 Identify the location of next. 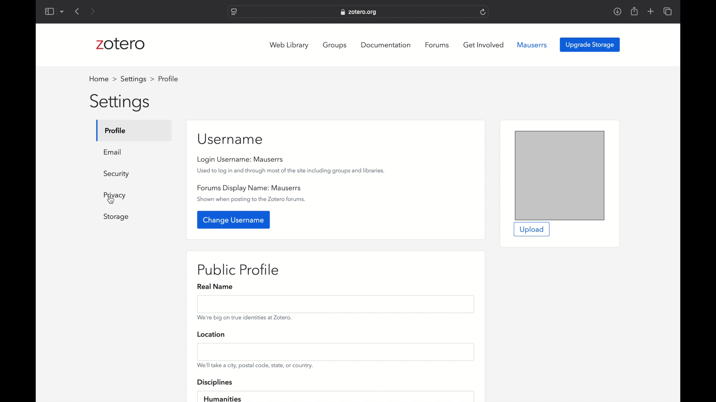
(93, 11).